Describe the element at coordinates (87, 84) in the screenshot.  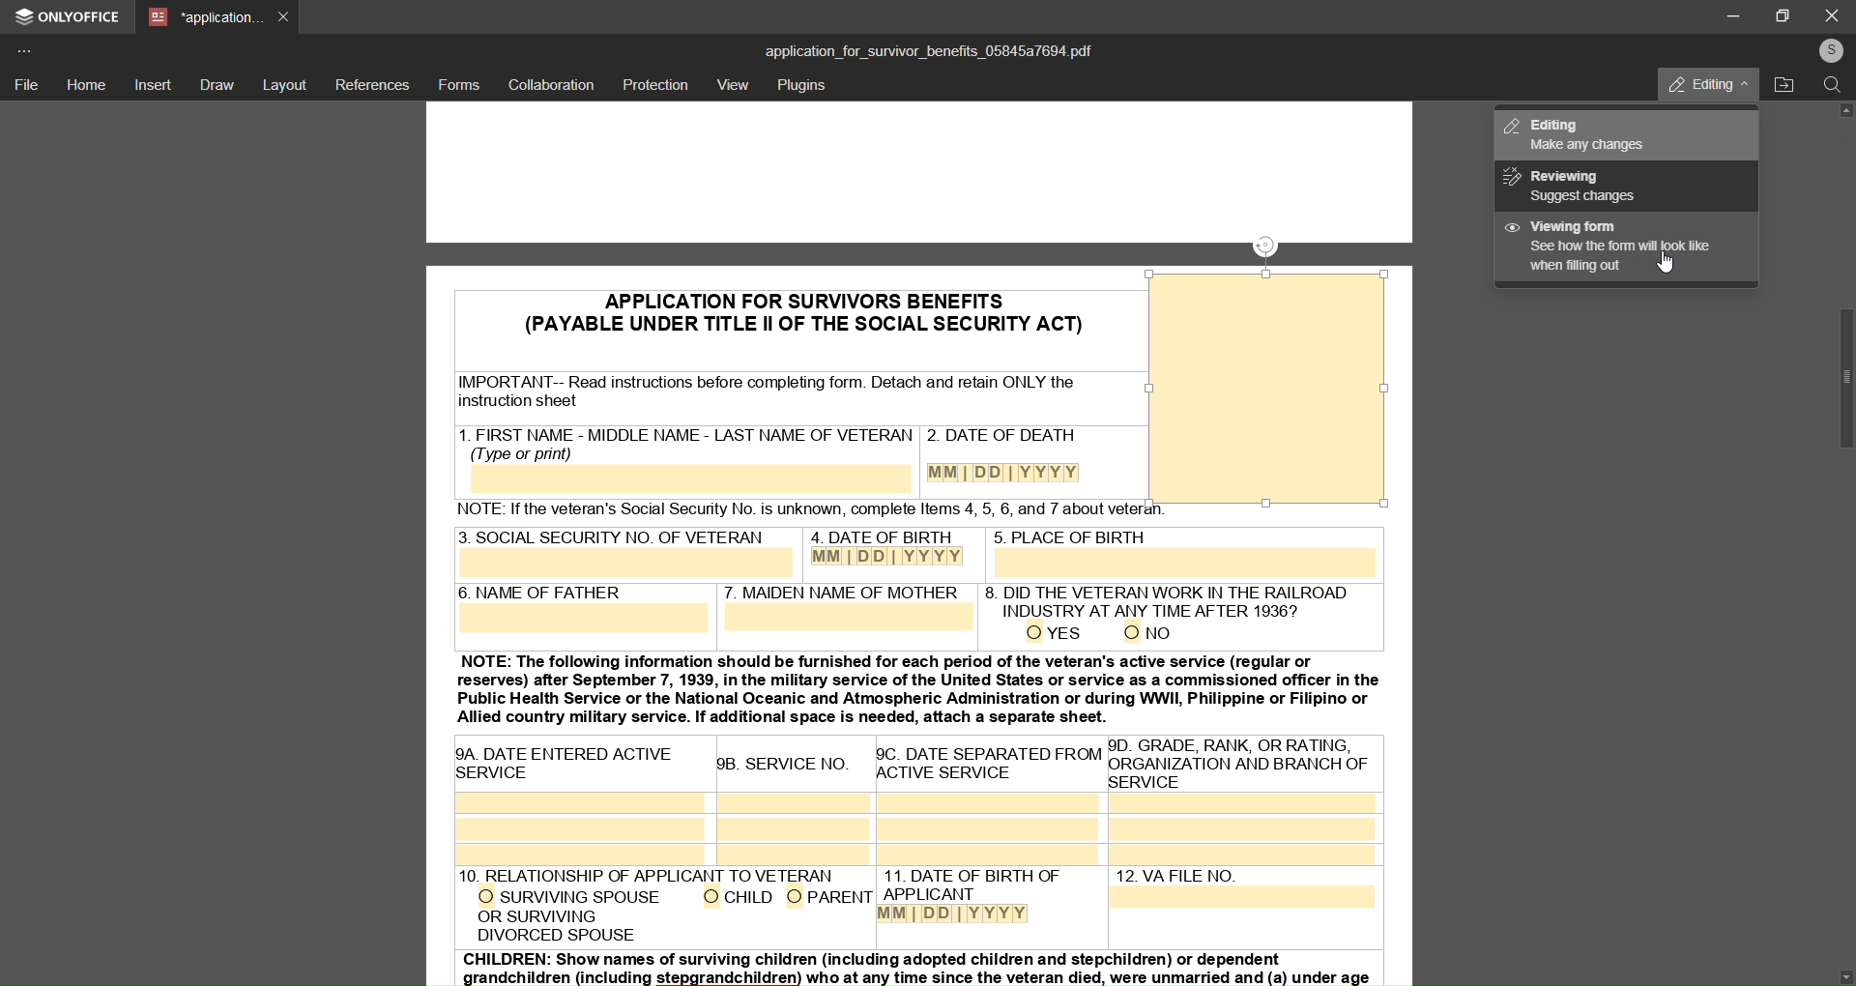
I see `home` at that location.